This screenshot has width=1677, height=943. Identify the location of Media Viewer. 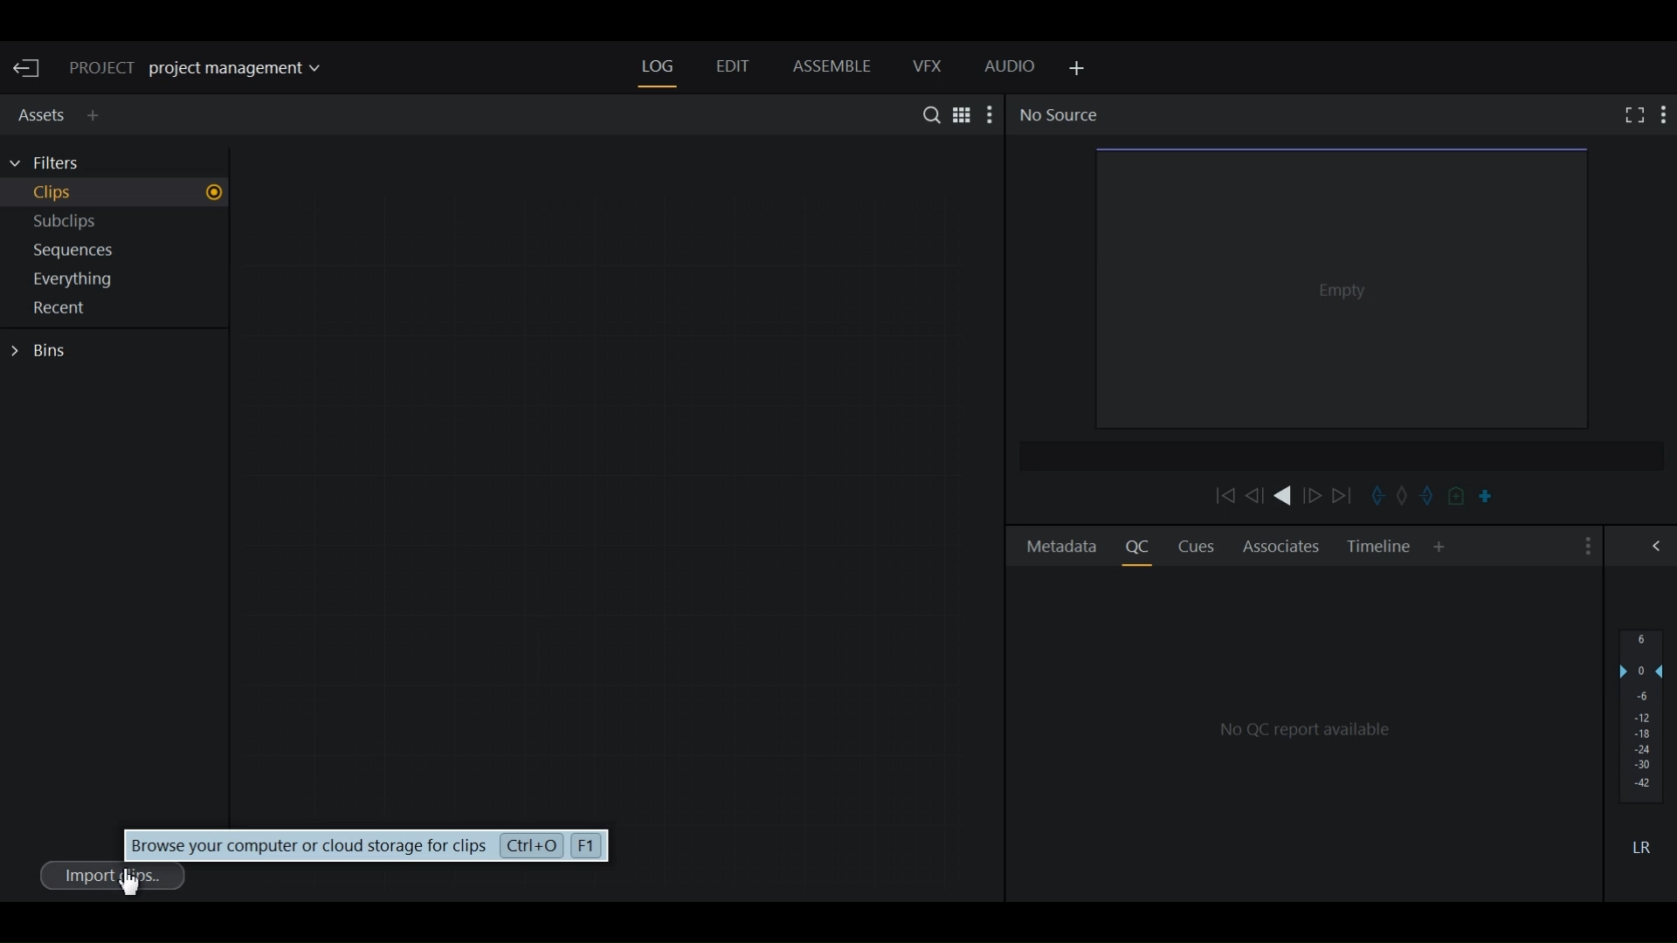
(1341, 287).